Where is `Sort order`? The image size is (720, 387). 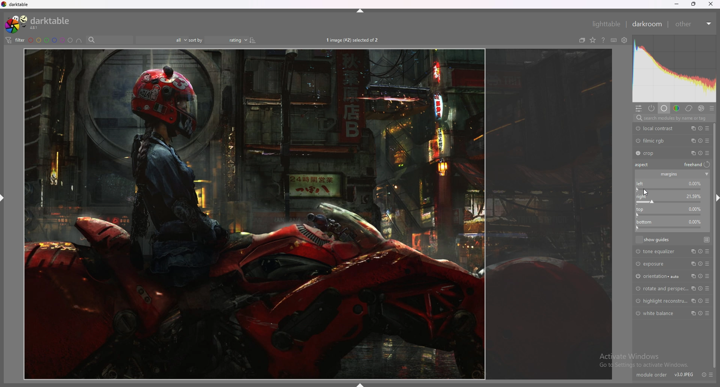
Sort order is located at coordinates (231, 40).